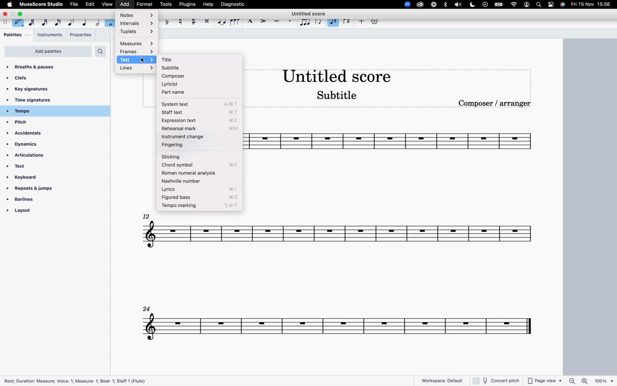 The height and width of the screenshot is (386, 617). What do you see at coordinates (526, 5) in the screenshot?
I see `profile` at bounding box center [526, 5].